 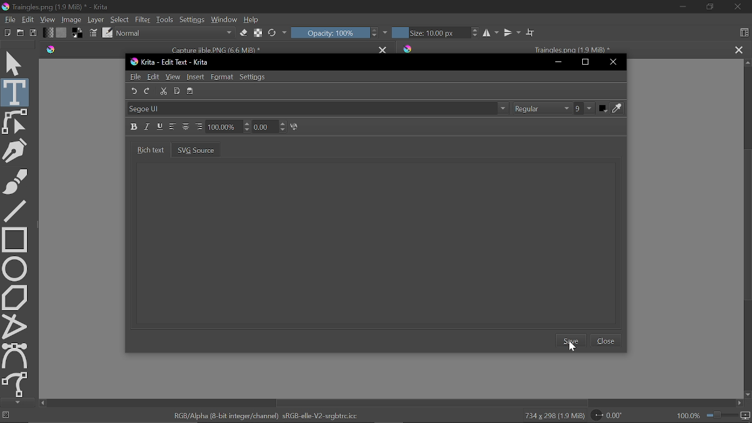 I want to click on File, so click(x=11, y=19).